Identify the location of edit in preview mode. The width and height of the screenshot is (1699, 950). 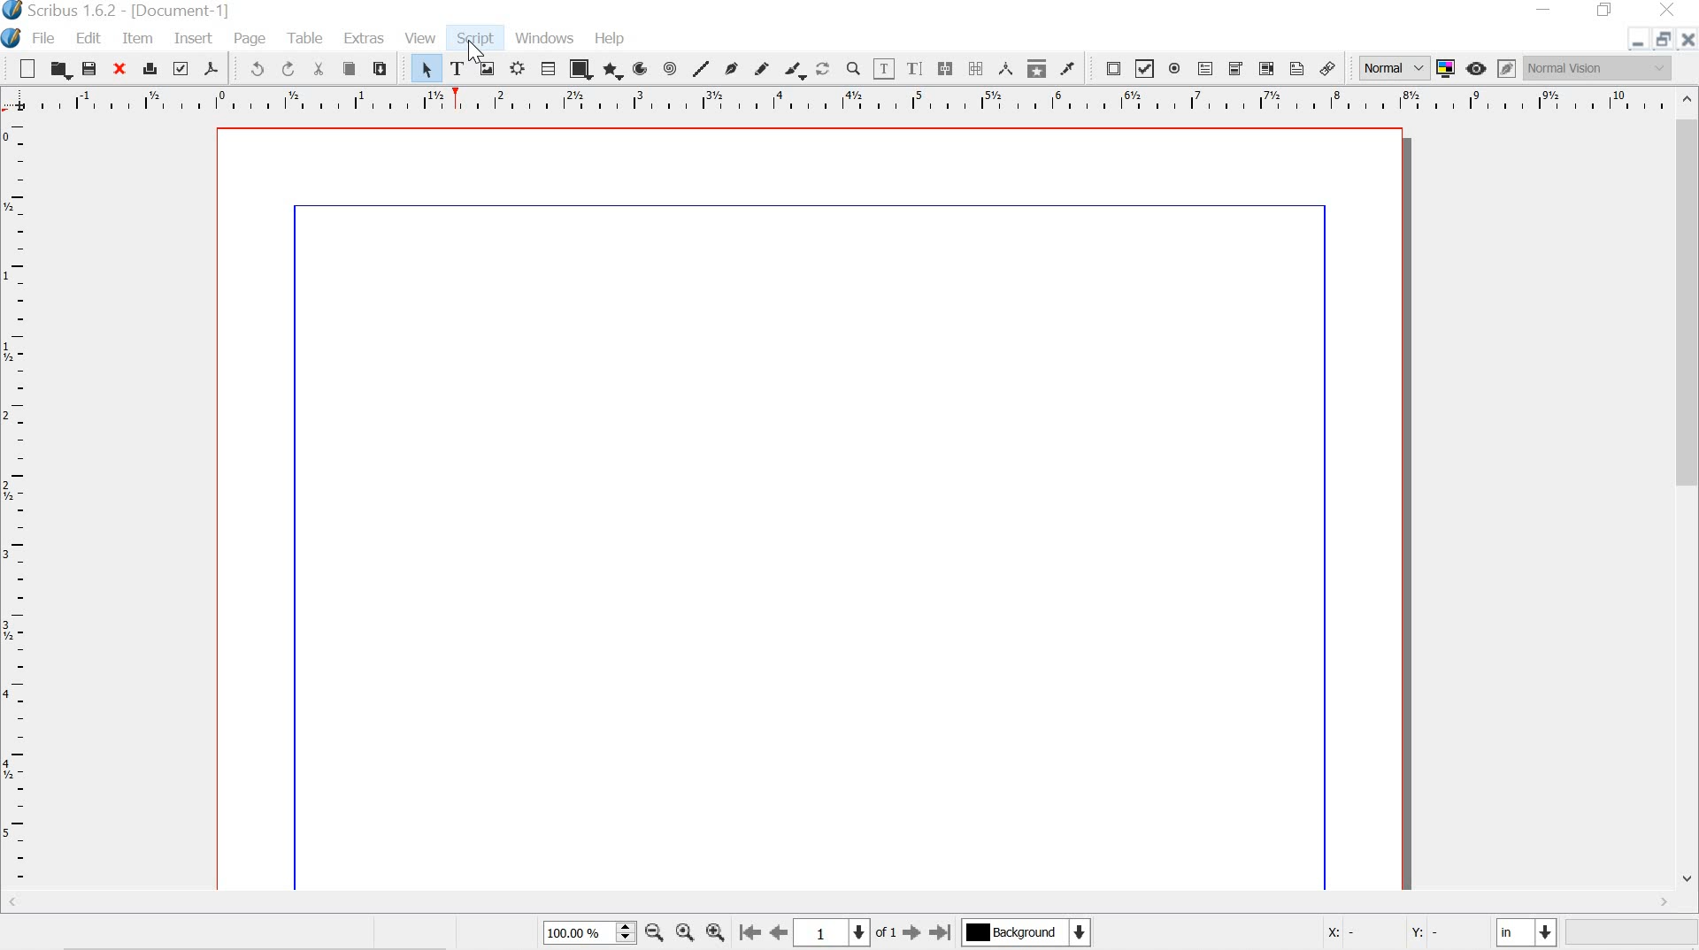
(1506, 67).